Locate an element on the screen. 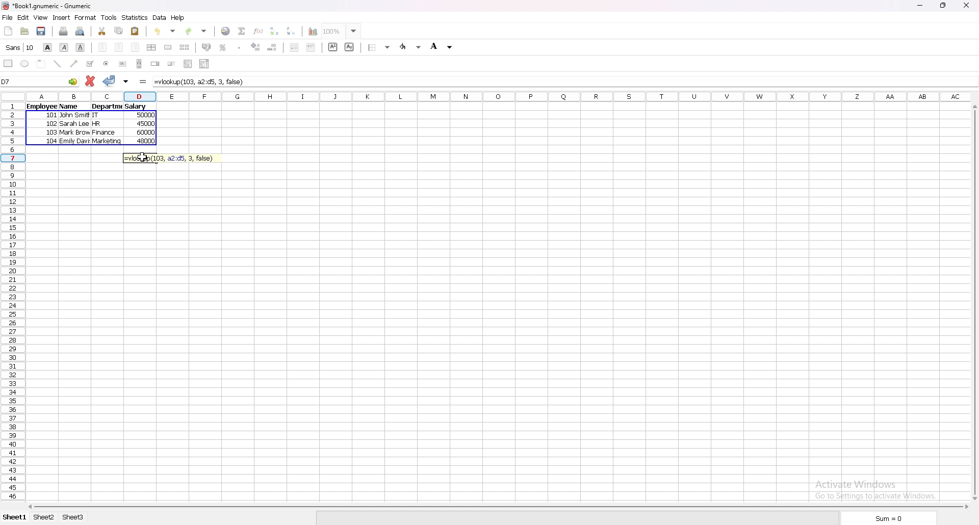  accounting is located at coordinates (207, 47).